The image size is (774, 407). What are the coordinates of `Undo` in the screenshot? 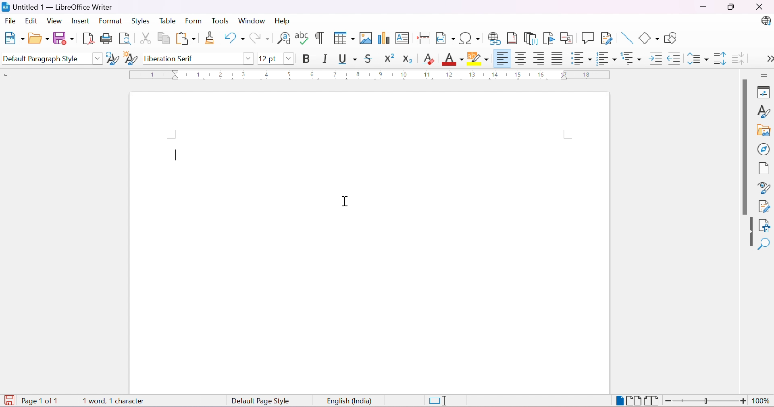 It's located at (233, 38).